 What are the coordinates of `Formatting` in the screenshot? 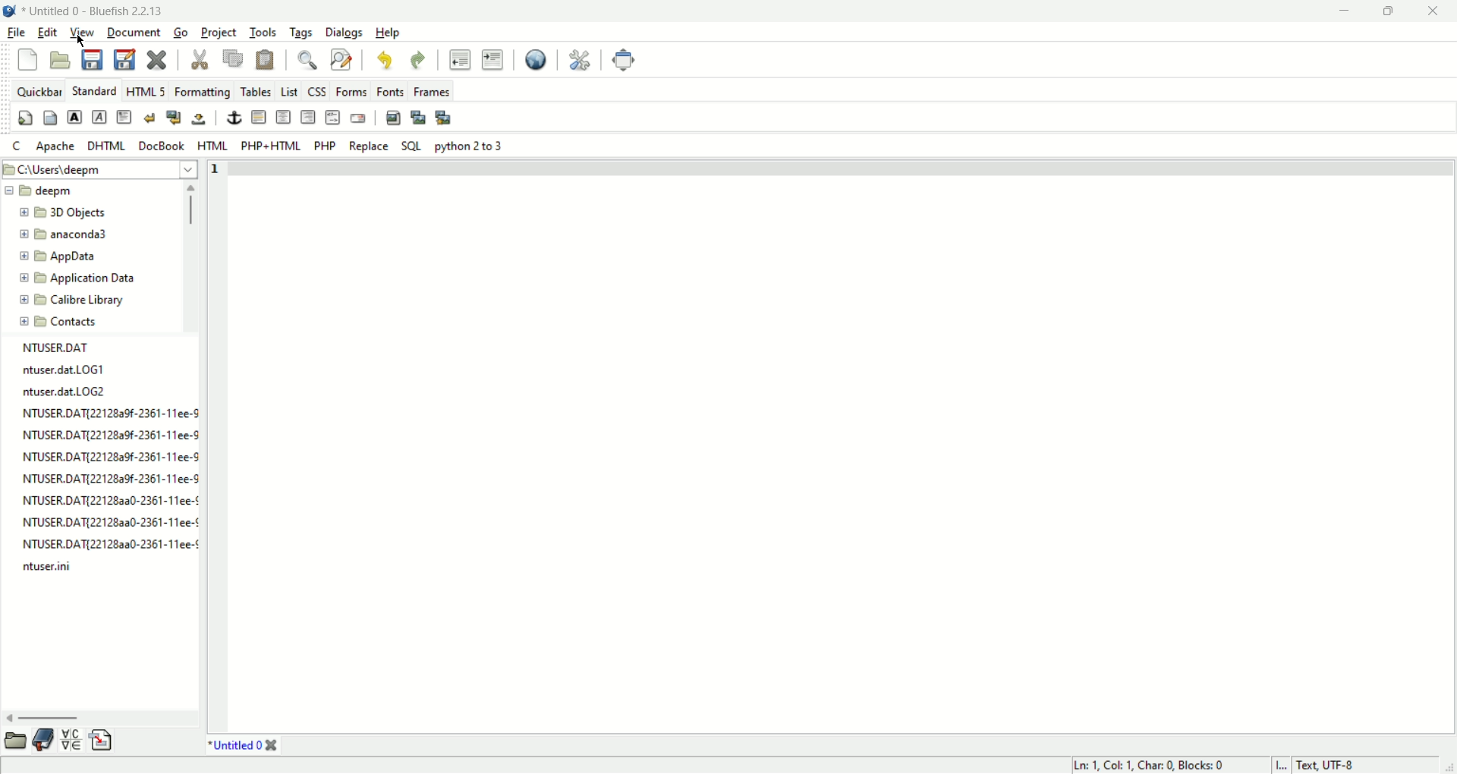 It's located at (201, 93).